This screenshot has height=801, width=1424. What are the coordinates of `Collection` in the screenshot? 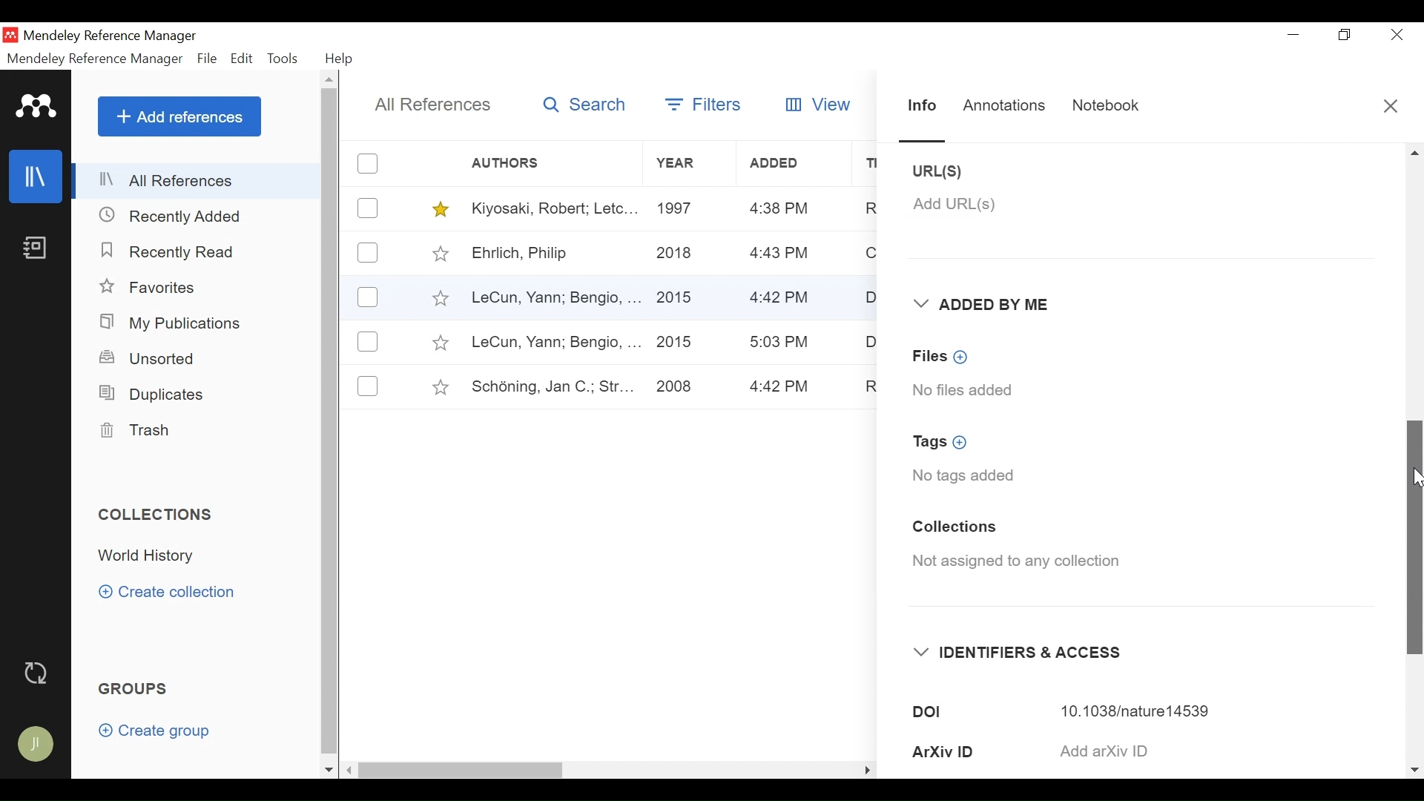 It's located at (151, 556).